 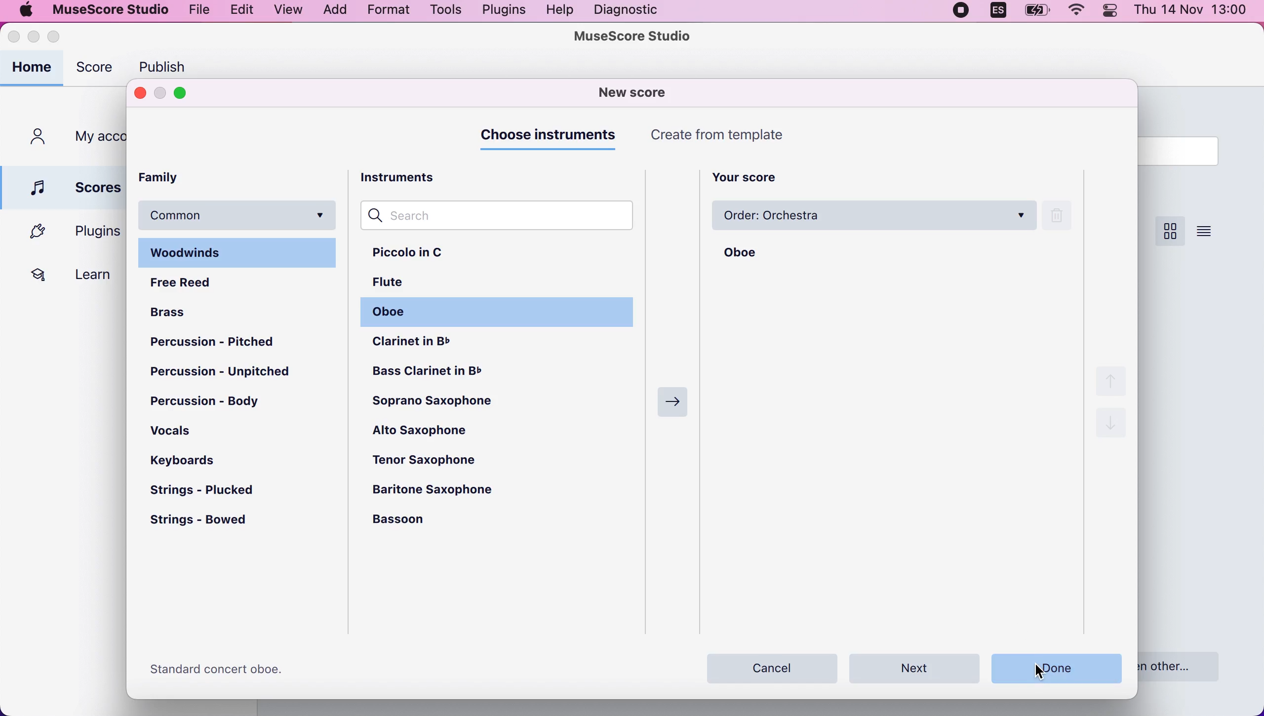 What do you see at coordinates (500, 372) in the screenshot?
I see `bass clarinet in b` at bounding box center [500, 372].